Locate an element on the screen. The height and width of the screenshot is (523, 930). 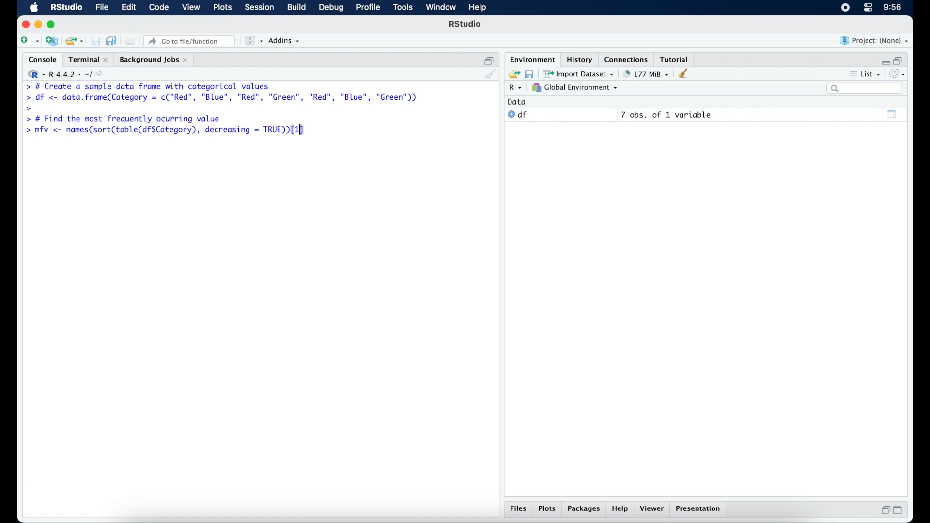
Go to file/ function is located at coordinates (191, 40).